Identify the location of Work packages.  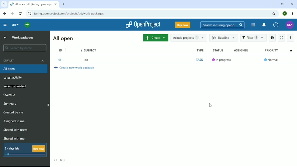
(23, 38).